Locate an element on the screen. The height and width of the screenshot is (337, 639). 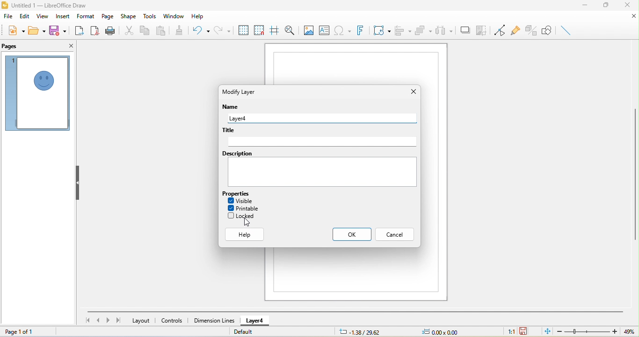
0.00x0.00 is located at coordinates (444, 331).